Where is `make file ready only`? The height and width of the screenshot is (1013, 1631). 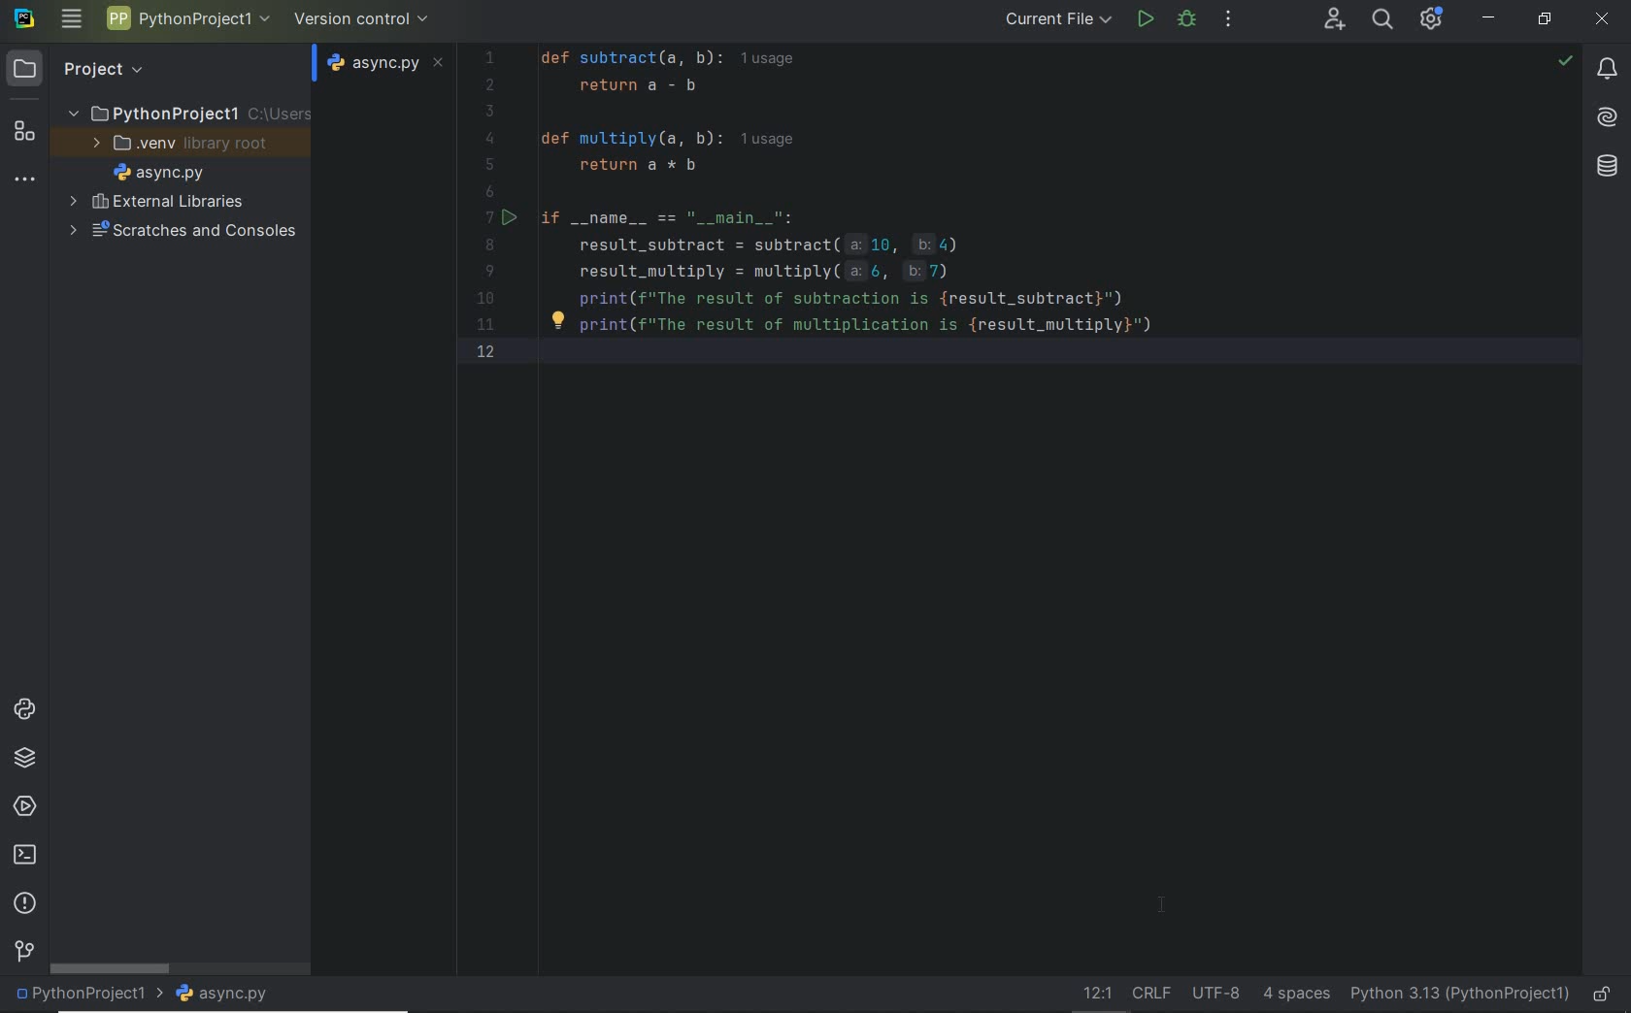
make file ready only is located at coordinates (1605, 995).